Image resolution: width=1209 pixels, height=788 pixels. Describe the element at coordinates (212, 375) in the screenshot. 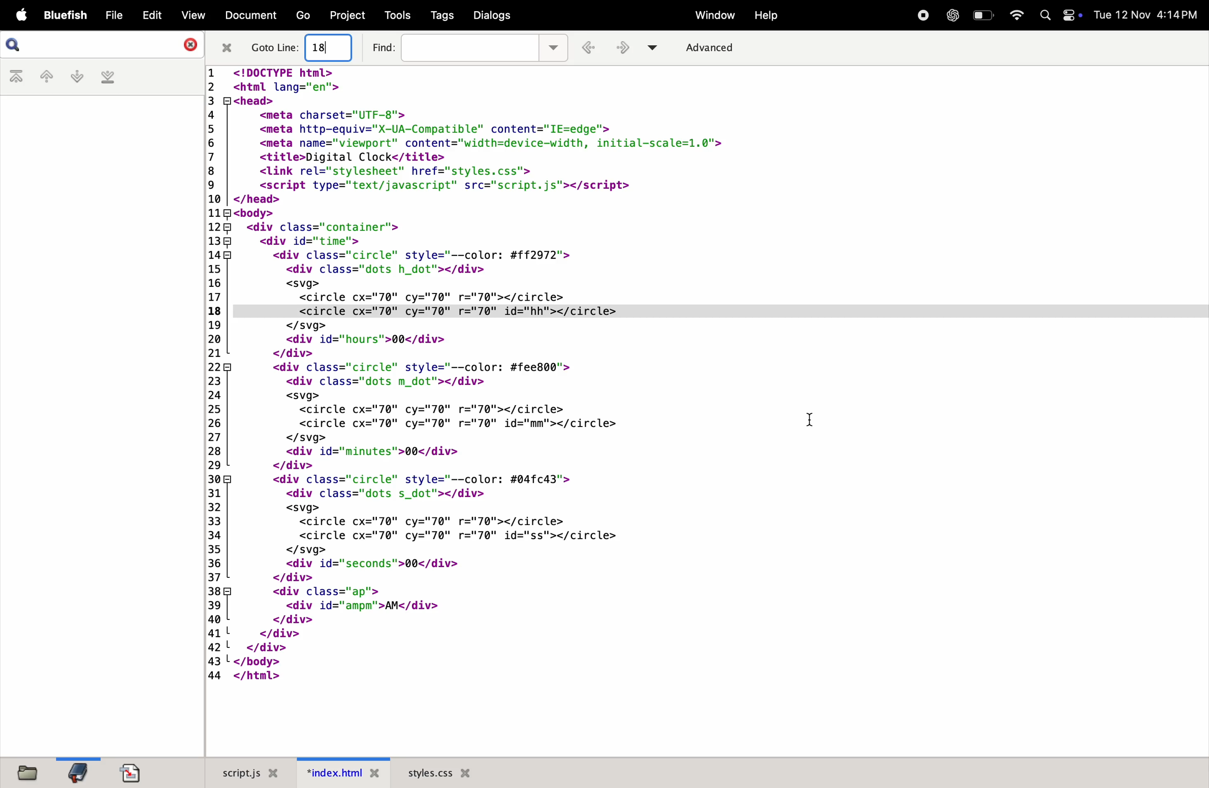

I see `LINE NUMBER` at that location.